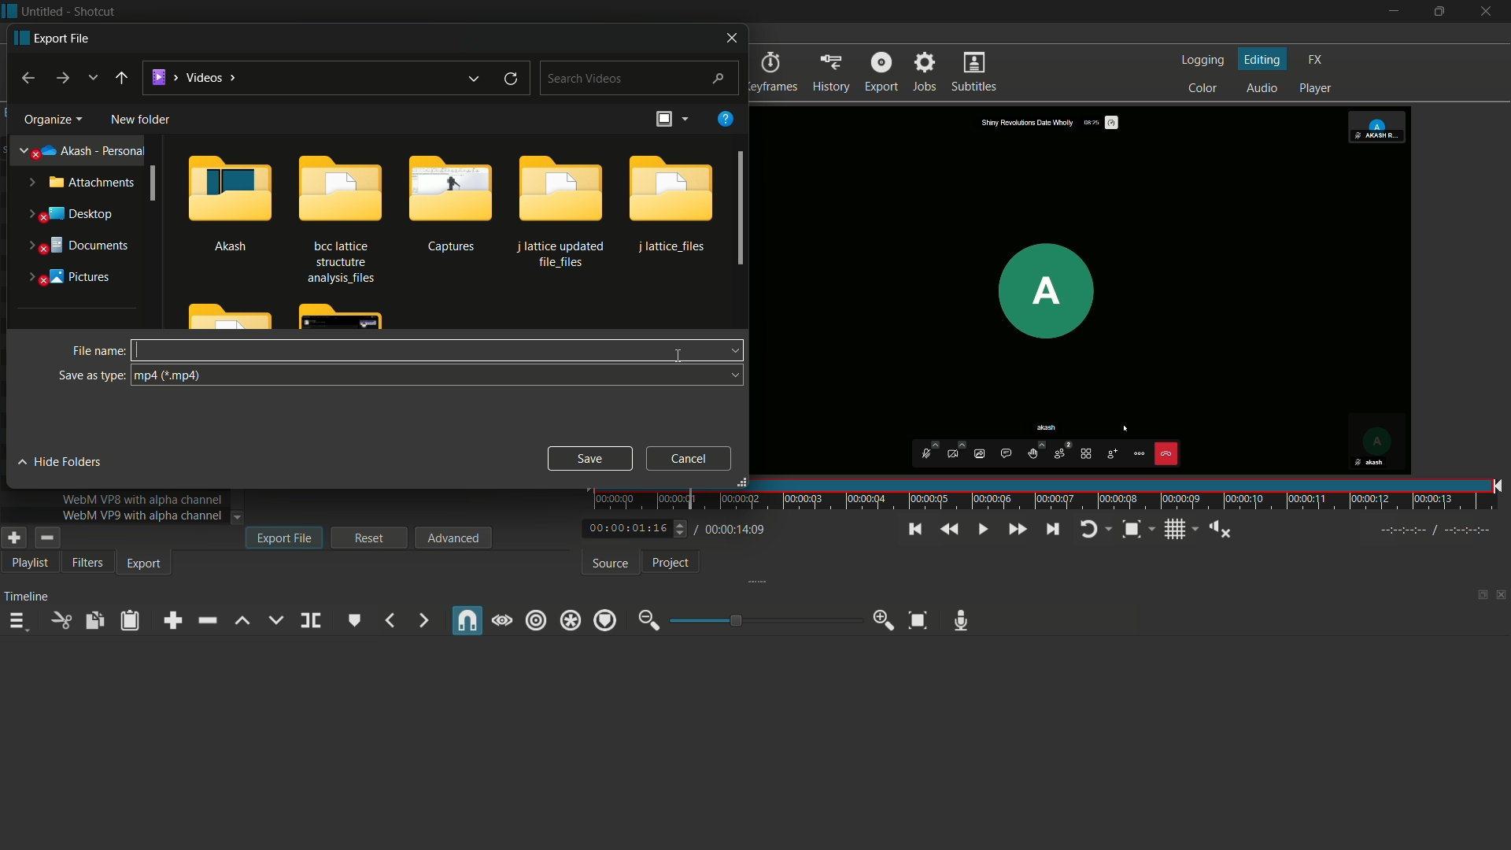 The height and width of the screenshot is (850, 1511). What do you see at coordinates (356, 620) in the screenshot?
I see `create or edit marker` at bounding box center [356, 620].